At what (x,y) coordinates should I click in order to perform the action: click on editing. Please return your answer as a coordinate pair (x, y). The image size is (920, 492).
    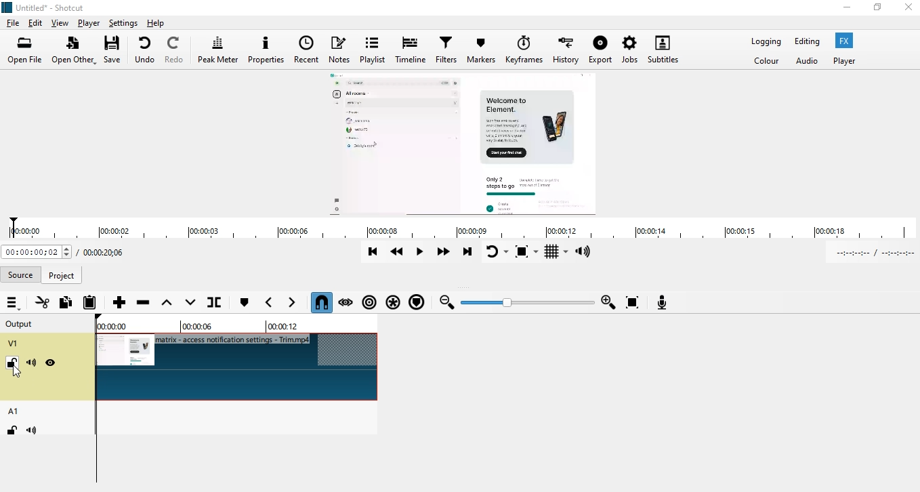
    Looking at the image, I should click on (809, 42).